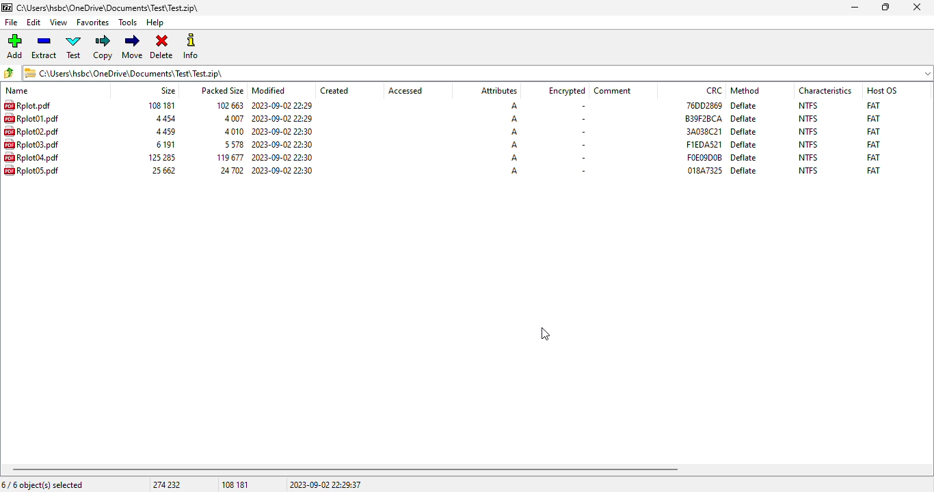 This screenshot has height=492, width=934. Describe the element at coordinates (808, 105) in the screenshot. I see `NTFS` at that location.